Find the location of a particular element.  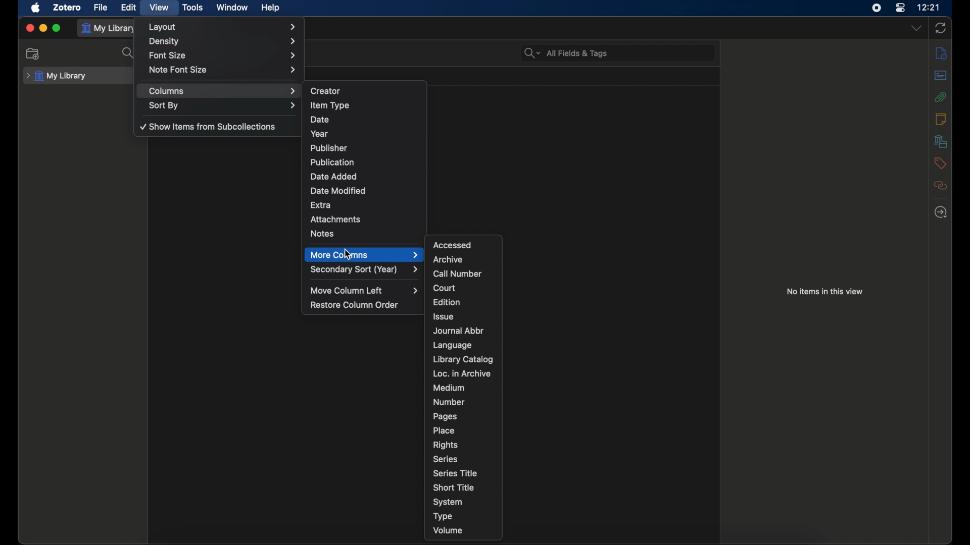

date modified is located at coordinates (338, 191).